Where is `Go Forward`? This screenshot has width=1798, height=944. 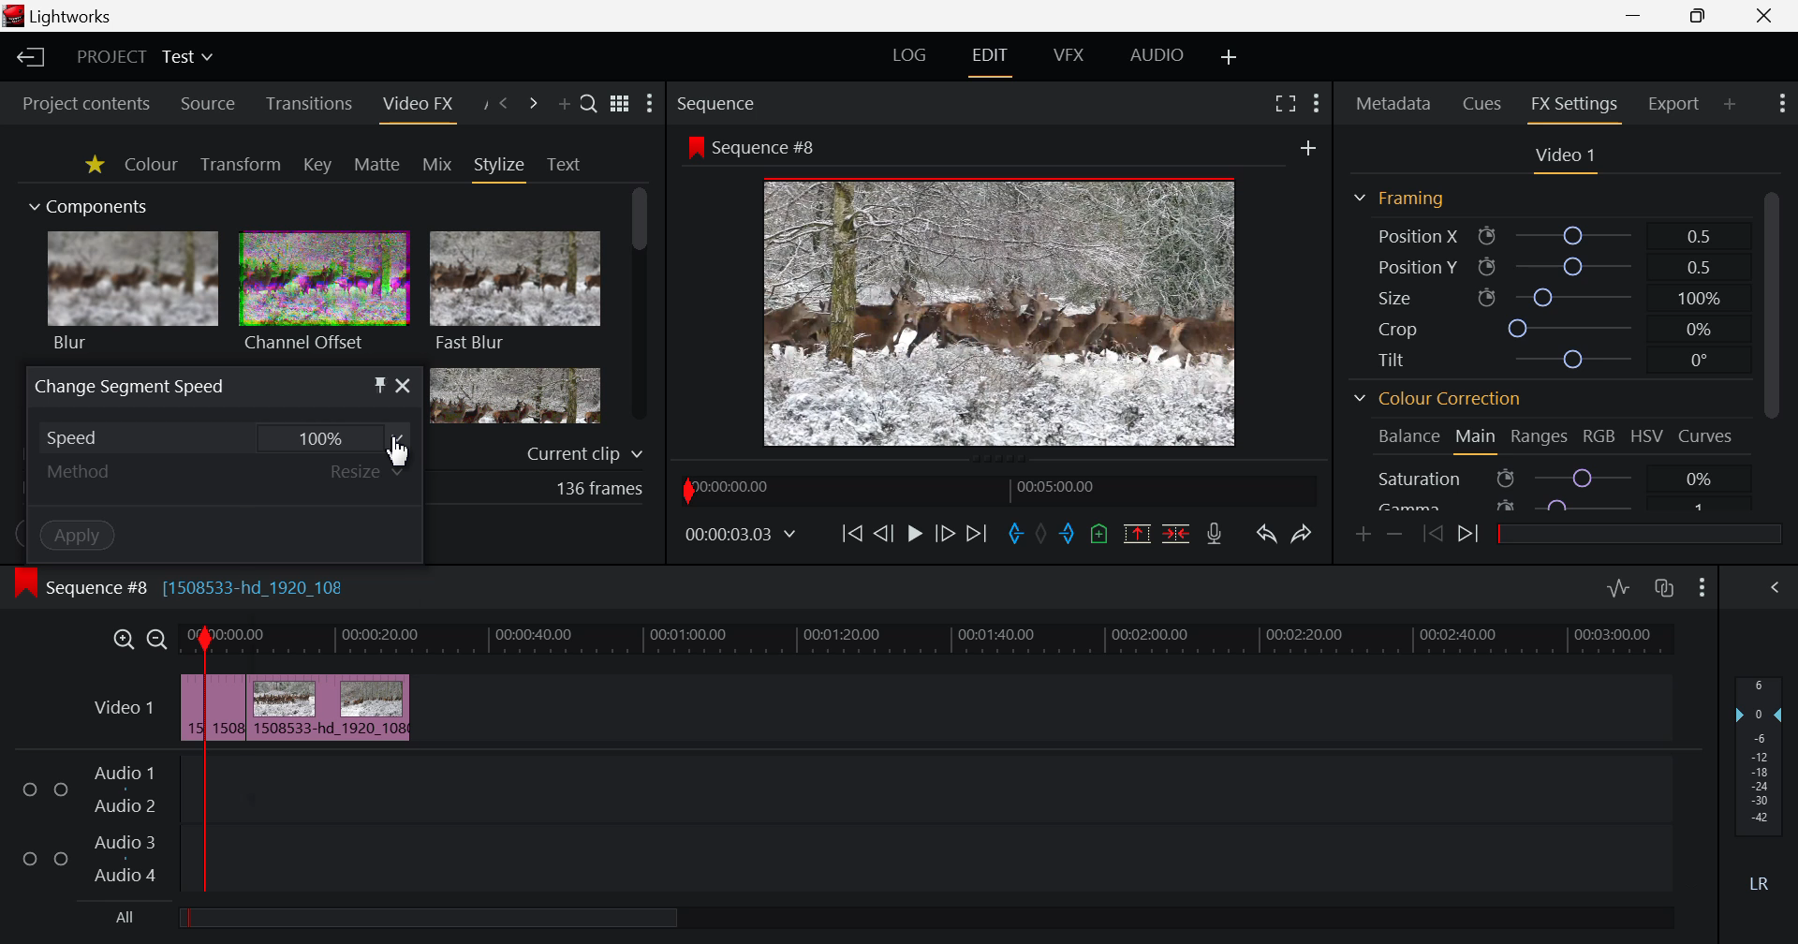 Go Forward is located at coordinates (945, 534).